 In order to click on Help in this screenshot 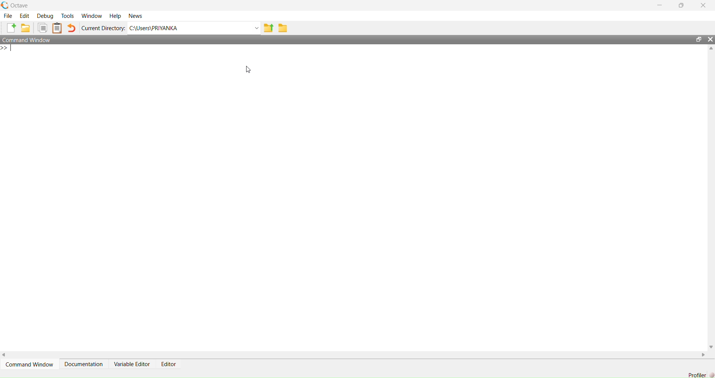, I will do `click(115, 16)`.